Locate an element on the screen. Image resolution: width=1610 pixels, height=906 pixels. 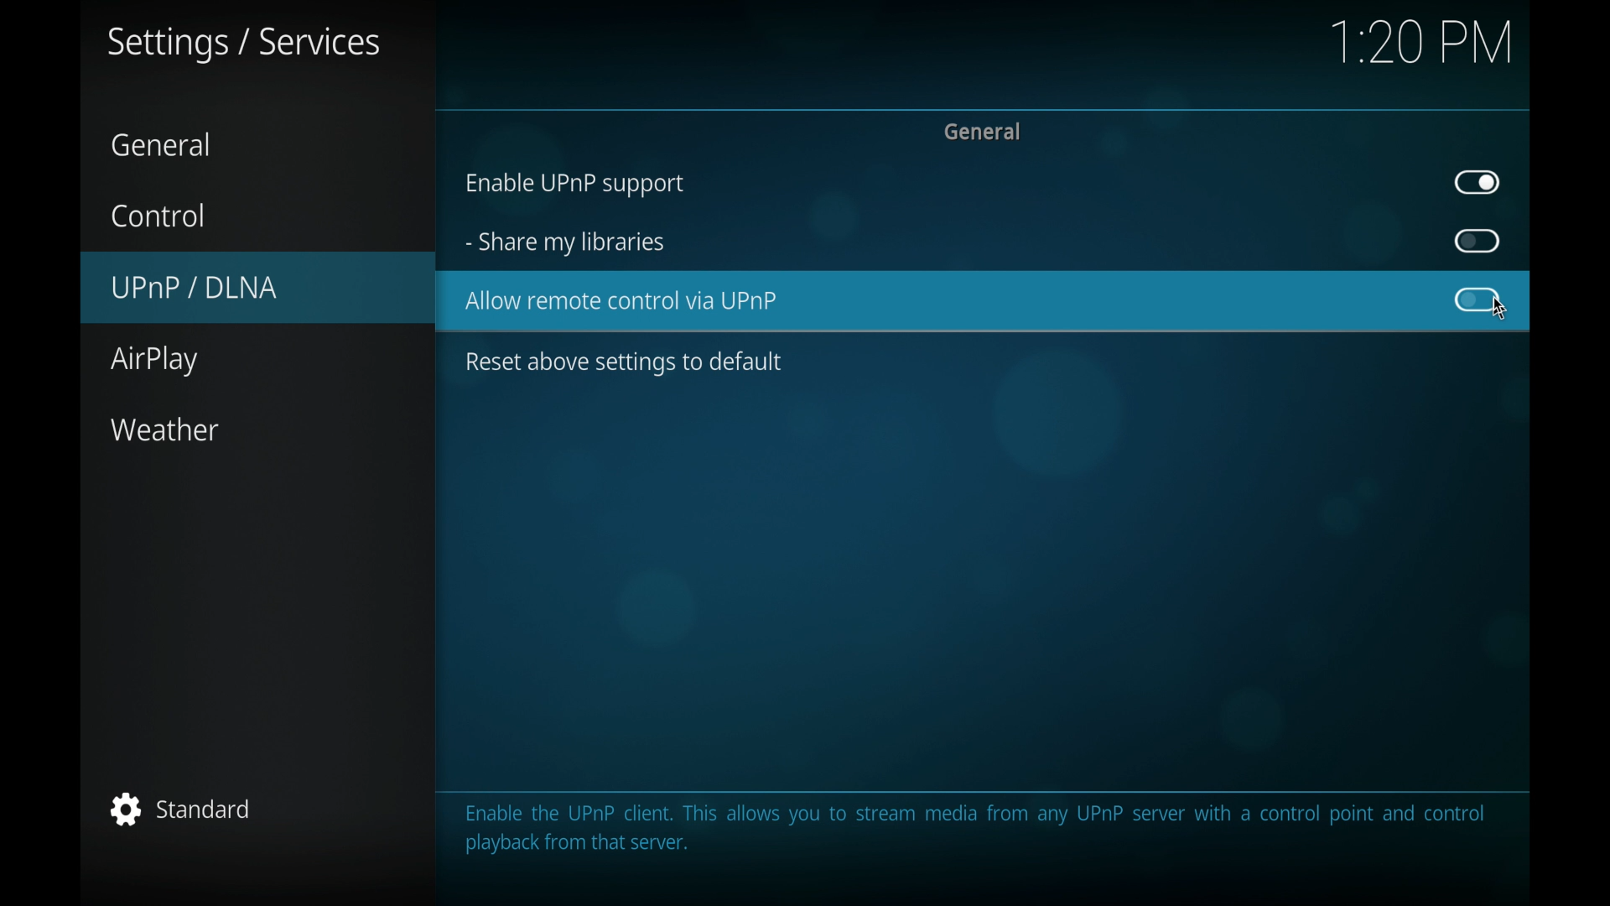
toggle button is located at coordinates (1478, 242).